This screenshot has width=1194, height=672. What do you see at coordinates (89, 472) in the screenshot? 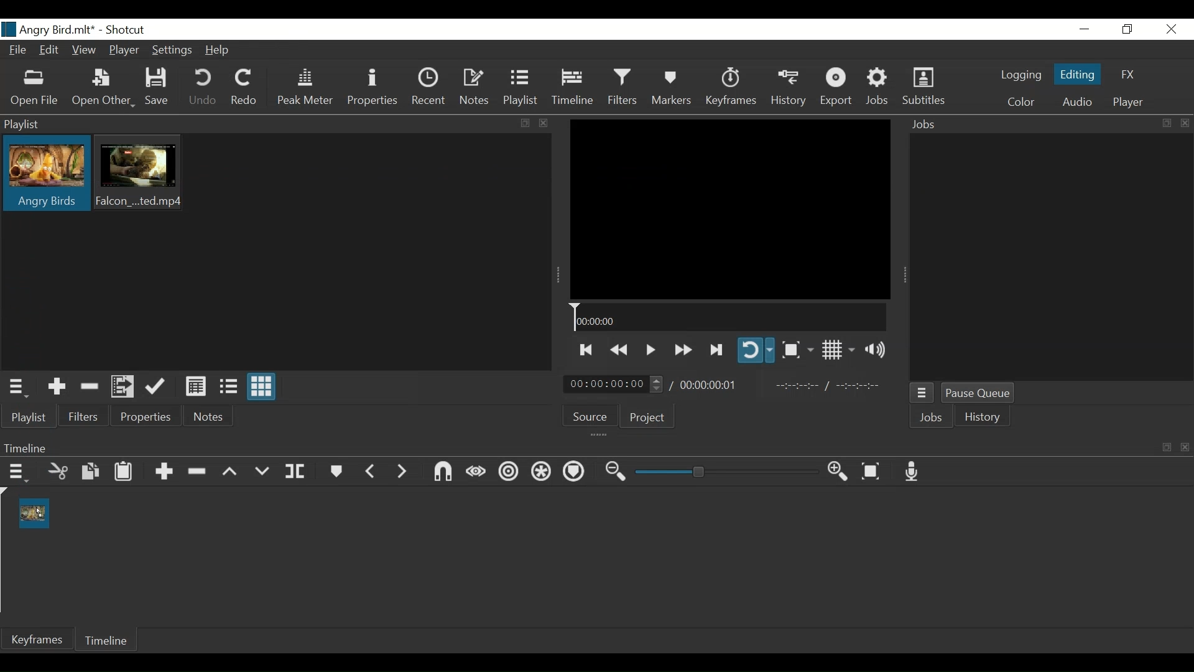
I see `Copy` at bounding box center [89, 472].